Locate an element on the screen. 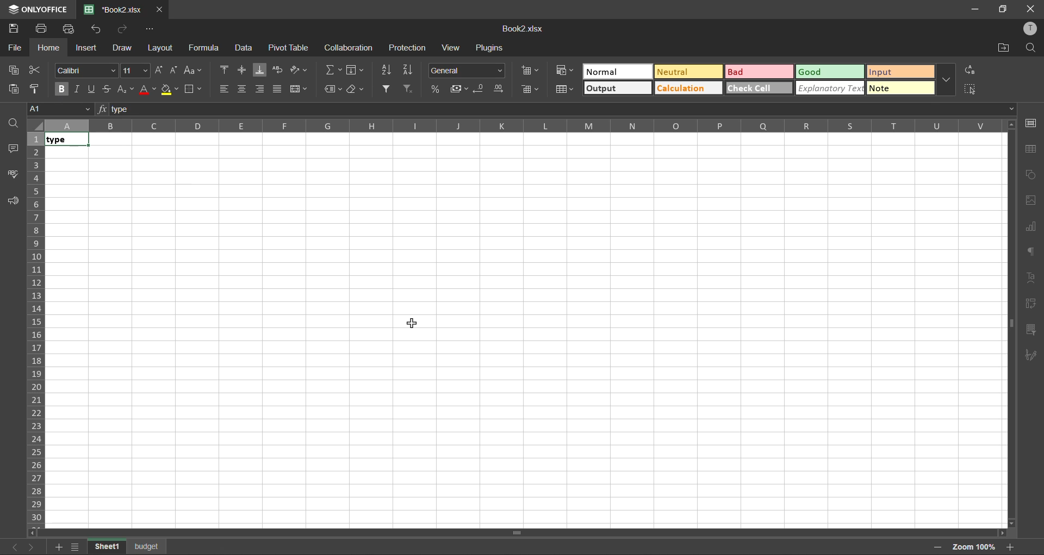 This screenshot has width=1044, height=555. increase decimal is located at coordinates (500, 88).